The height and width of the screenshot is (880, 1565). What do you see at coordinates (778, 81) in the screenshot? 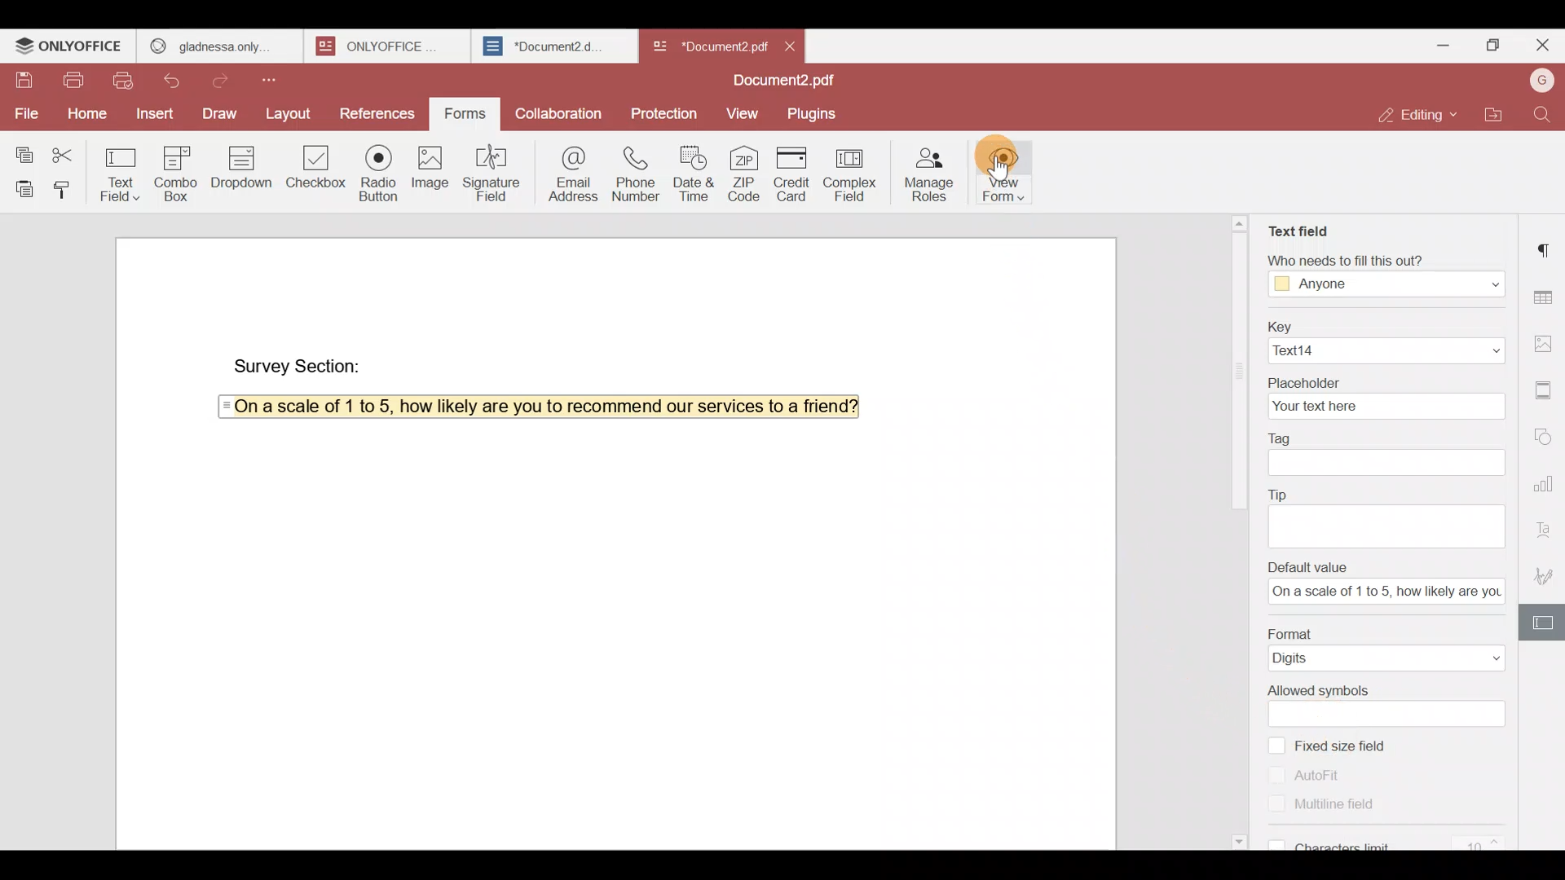
I see `Document2.pdf` at bounding box center [778, 81].